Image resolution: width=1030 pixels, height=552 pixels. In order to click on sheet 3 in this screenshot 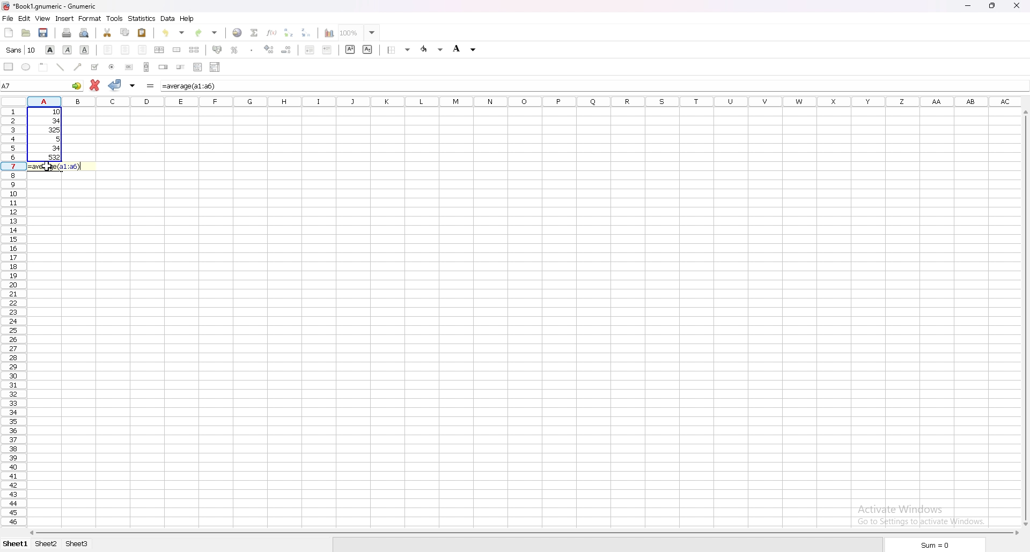, I will do `click(78, 543)`.